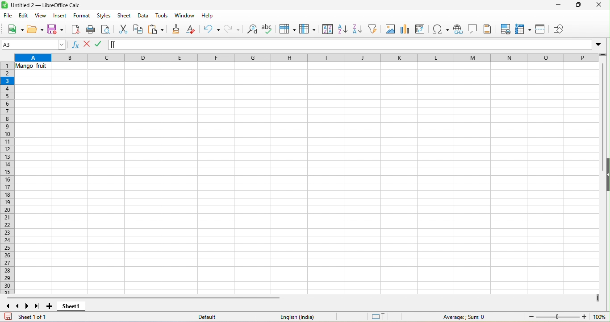 This screenshot has height=322, width=610. Describe the element at coordinates (143, 16) in the screenshot. I see `data` at that location.